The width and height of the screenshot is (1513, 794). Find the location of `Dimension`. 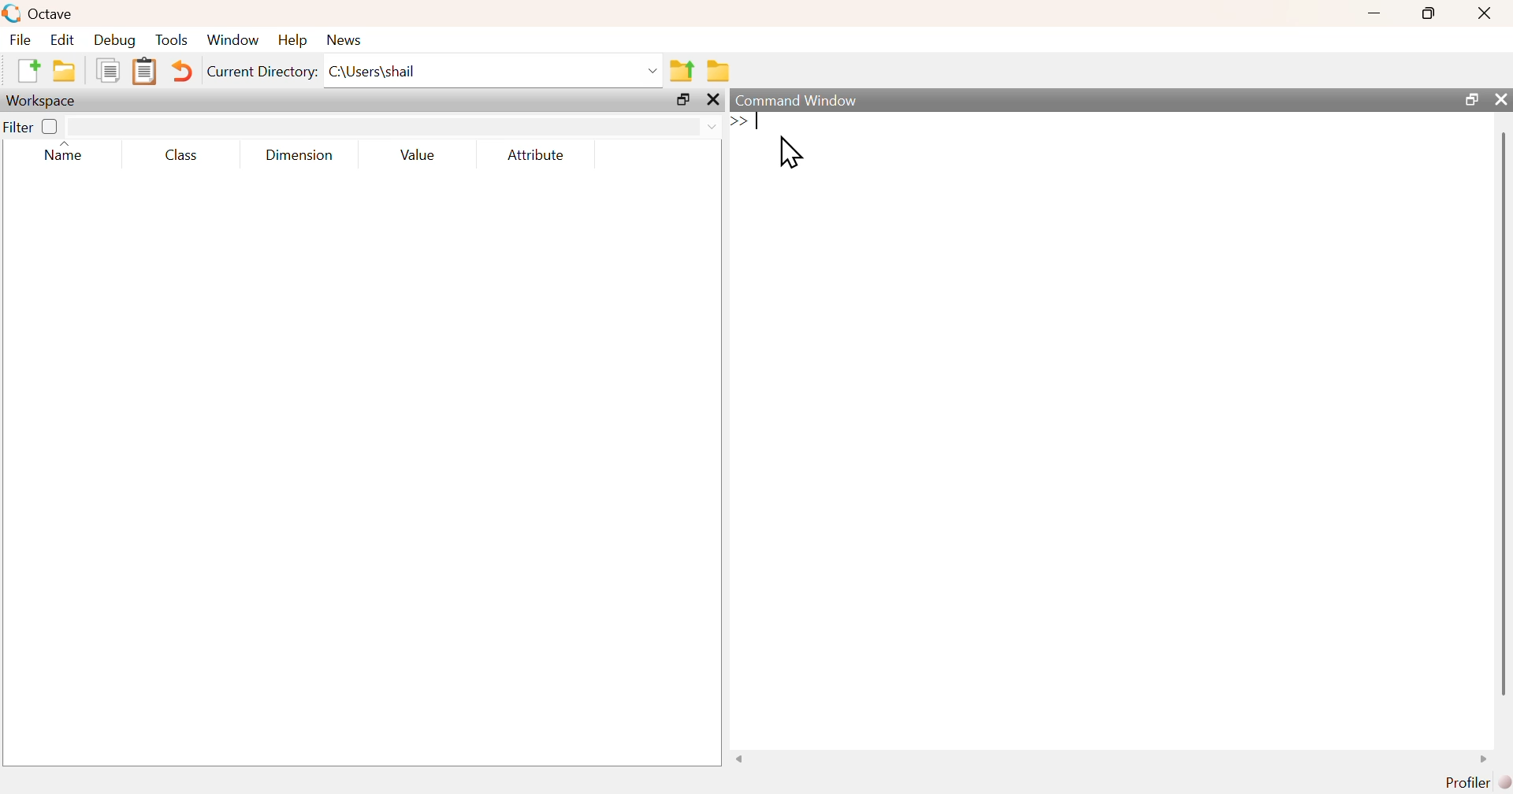

Dimension is located at coordinates (301, 155).